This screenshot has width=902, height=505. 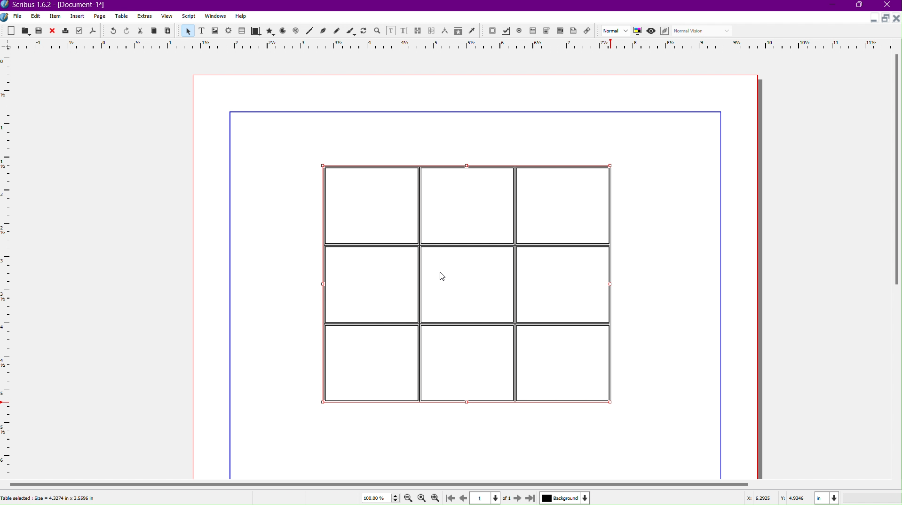 What do you see at coordinates (548, 32) in the screenshot?
I see `PDF Combo Box` at bounding box center [548, 32].